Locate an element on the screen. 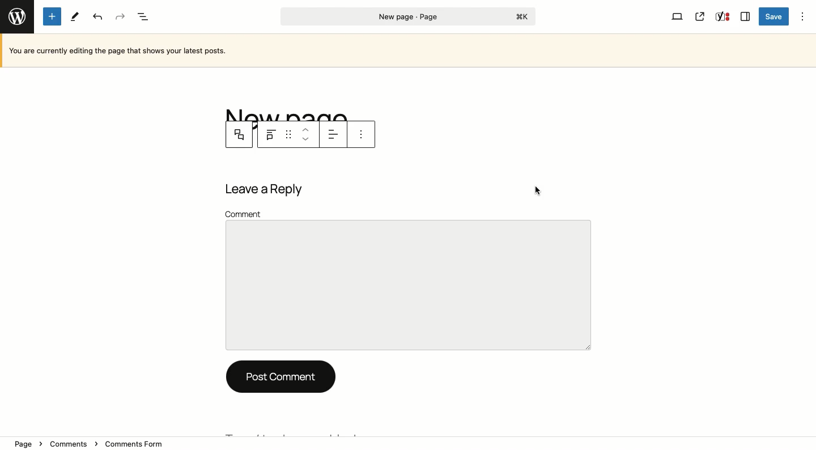 The image size is (816, 450). Currently editing the page that shows your latest posts is located at coordinates (121, 52).